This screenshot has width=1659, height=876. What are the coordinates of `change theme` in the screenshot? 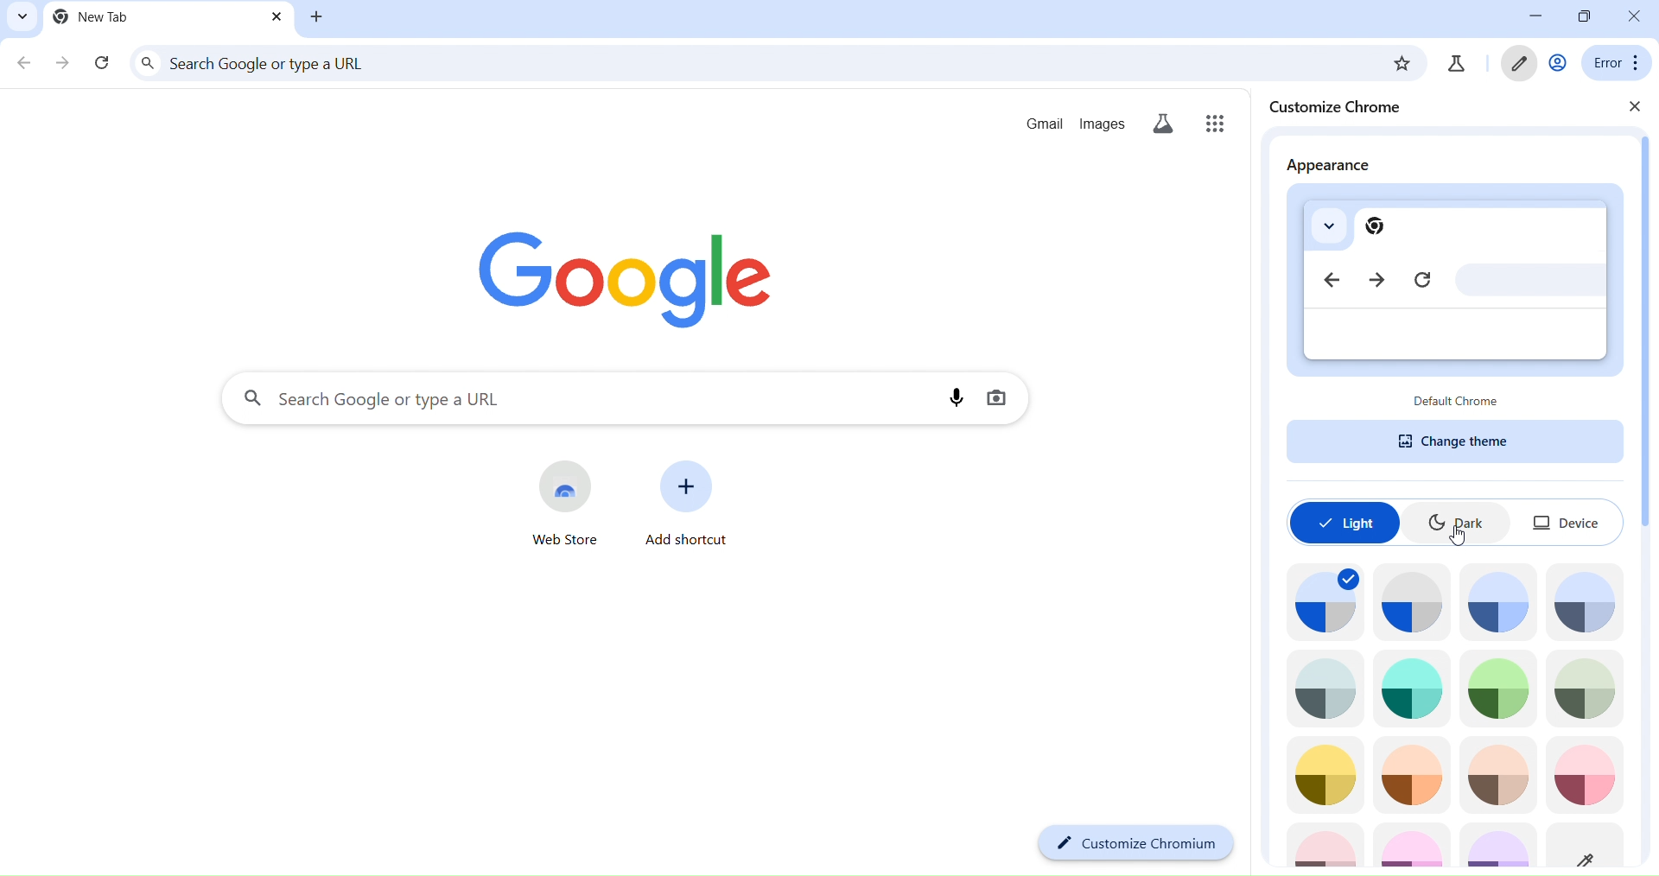 It's located at (1456, 441).